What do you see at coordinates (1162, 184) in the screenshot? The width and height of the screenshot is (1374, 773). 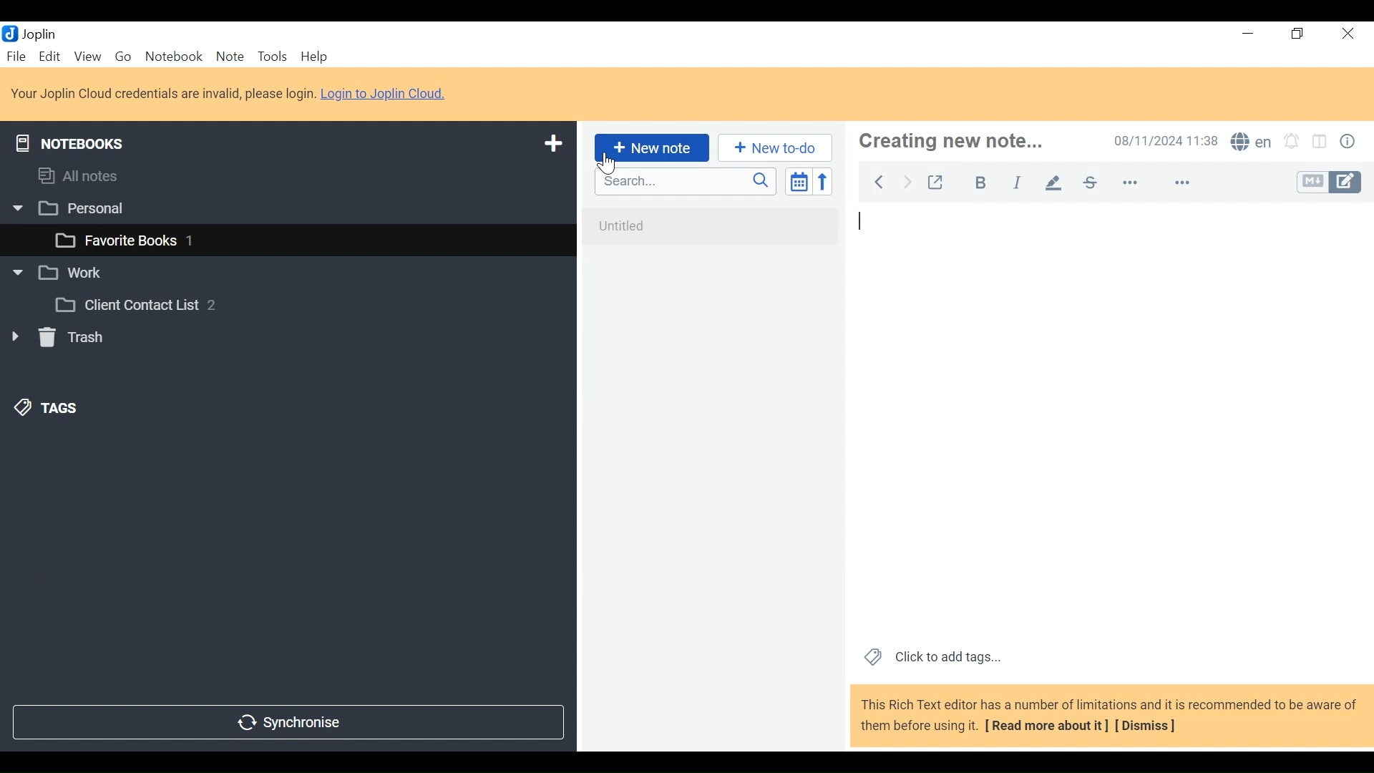 I see `more` at bounding box center [1162, 184].